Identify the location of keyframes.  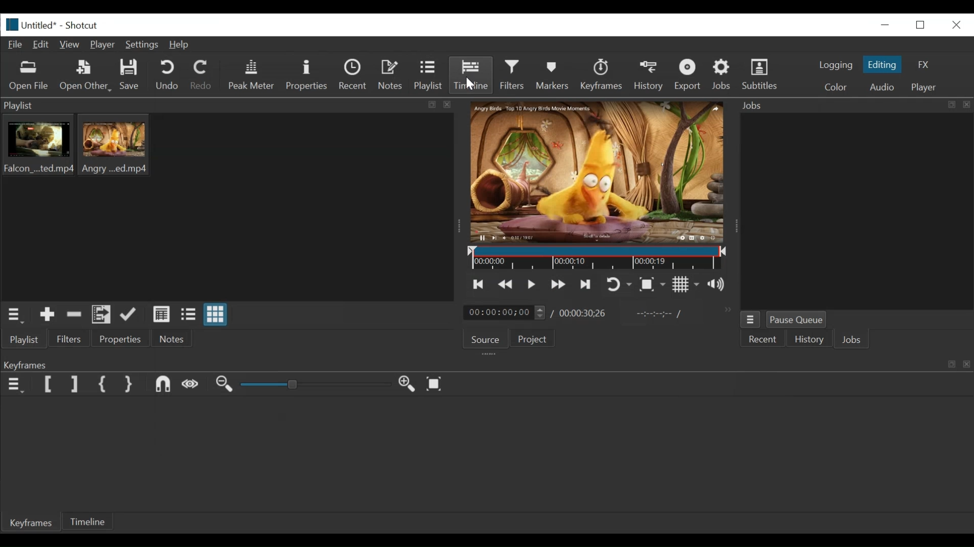
(602, 76).